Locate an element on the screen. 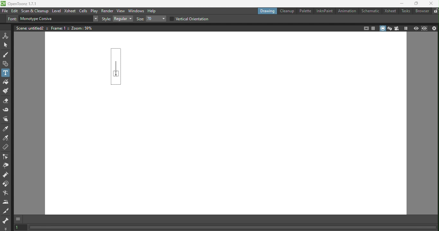 The height and width of the screenshot is (231, 439). File name is located at coordinates (27, 4).